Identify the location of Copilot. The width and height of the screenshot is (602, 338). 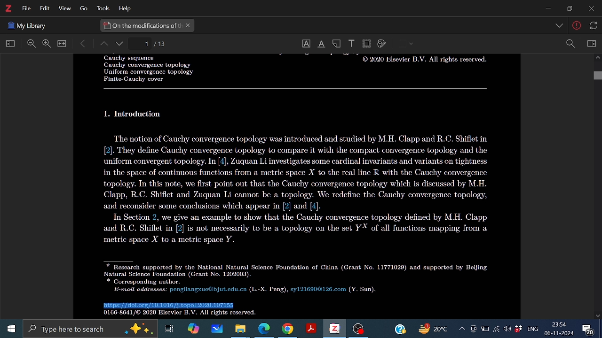
(193, 329).